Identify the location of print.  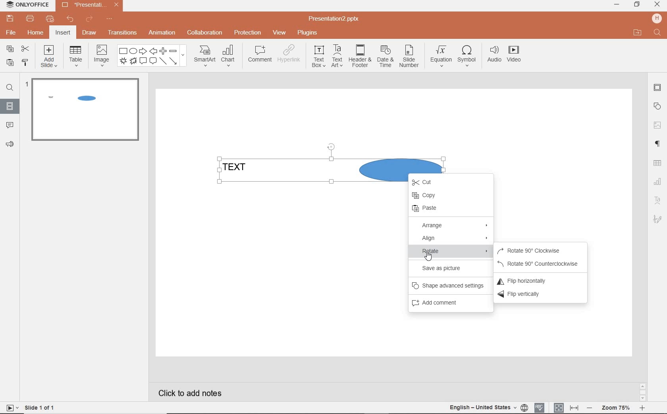
(31, 19).